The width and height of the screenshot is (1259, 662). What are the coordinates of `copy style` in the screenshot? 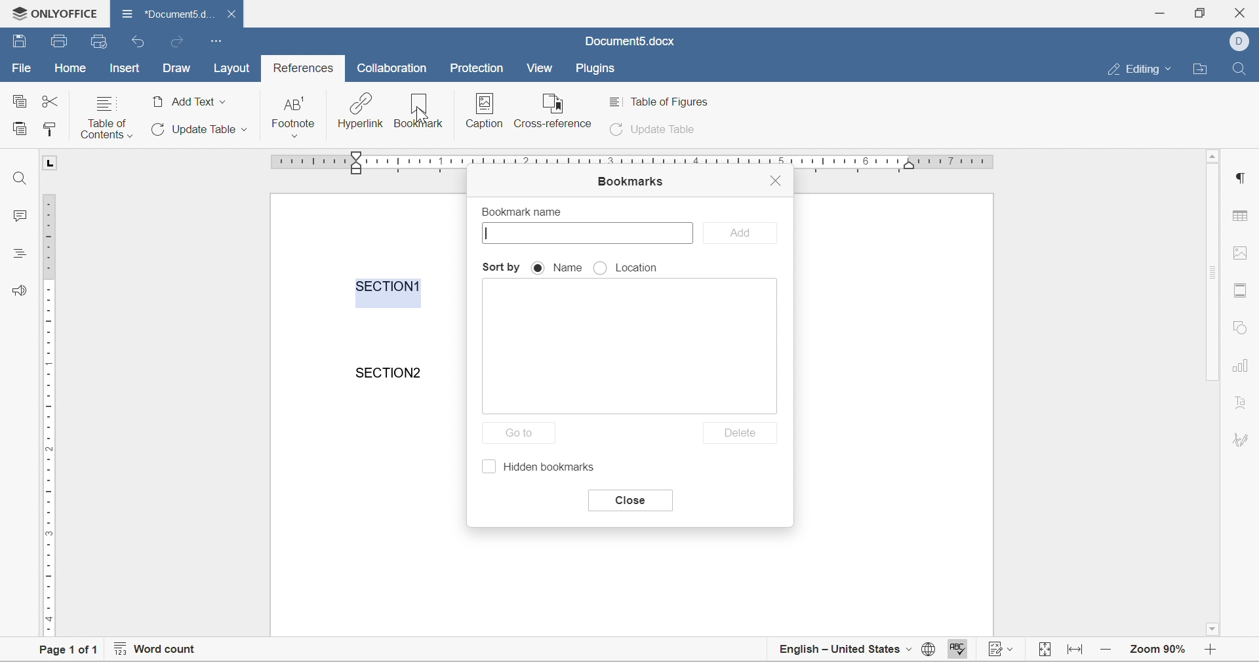 It's located at (49, 128).